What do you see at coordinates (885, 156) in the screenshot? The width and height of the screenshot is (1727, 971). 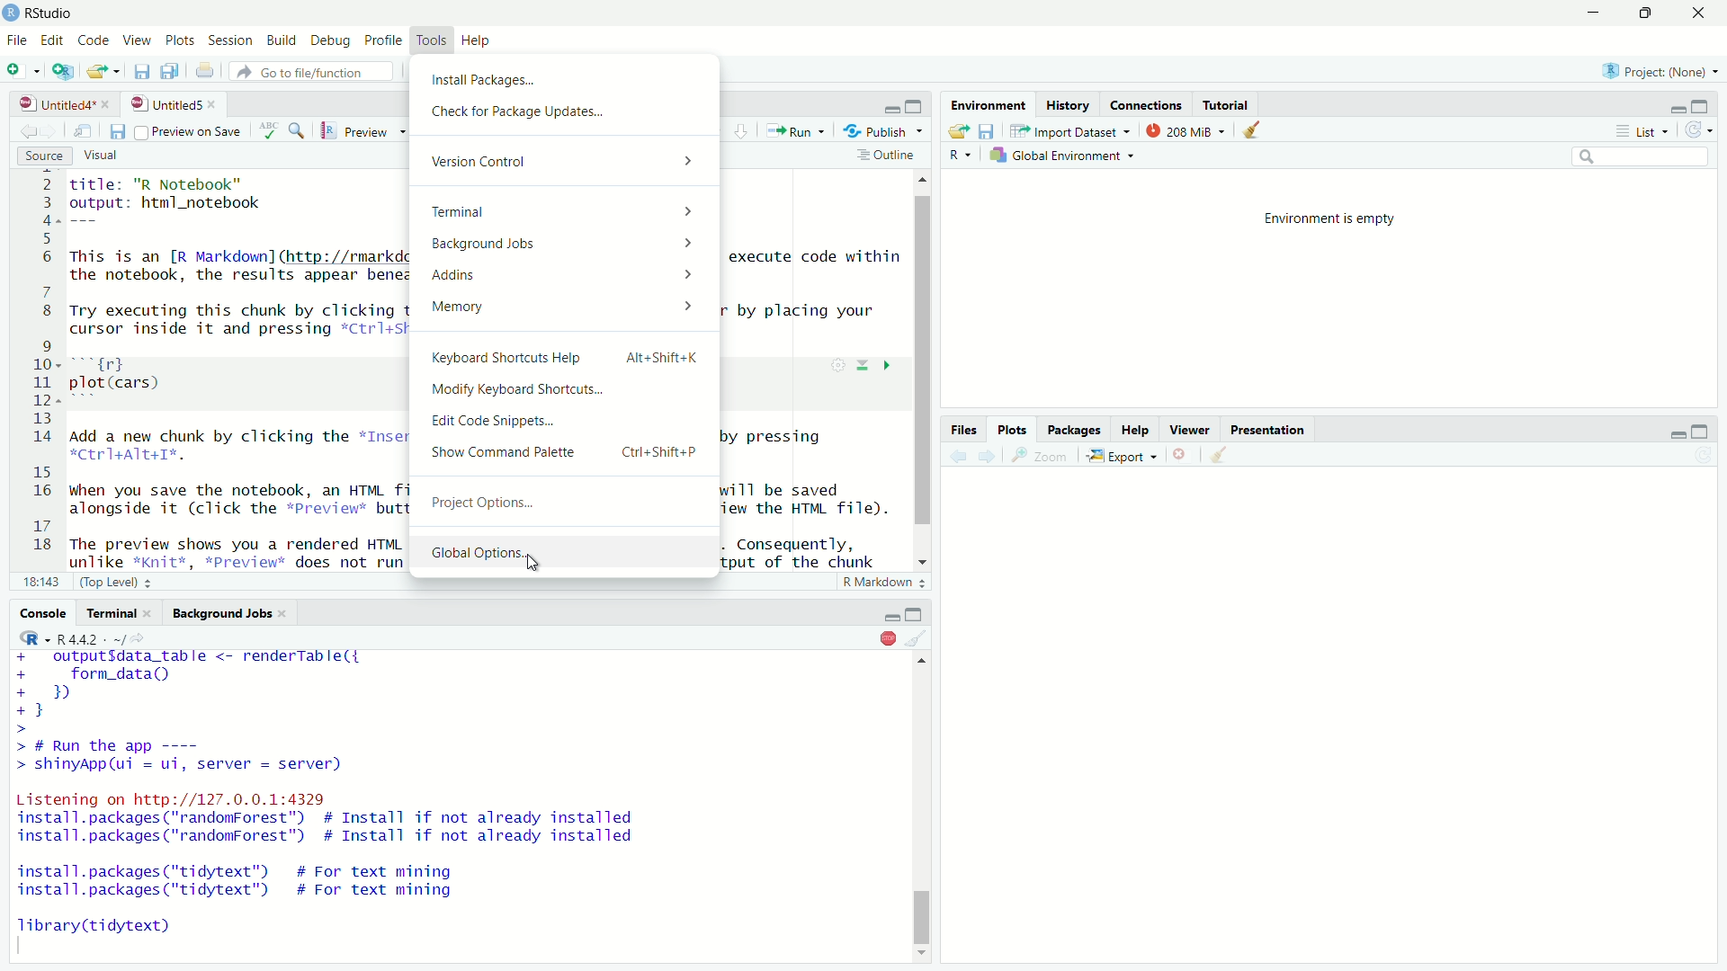 I see `Outline` at bounding box center [885, 156].